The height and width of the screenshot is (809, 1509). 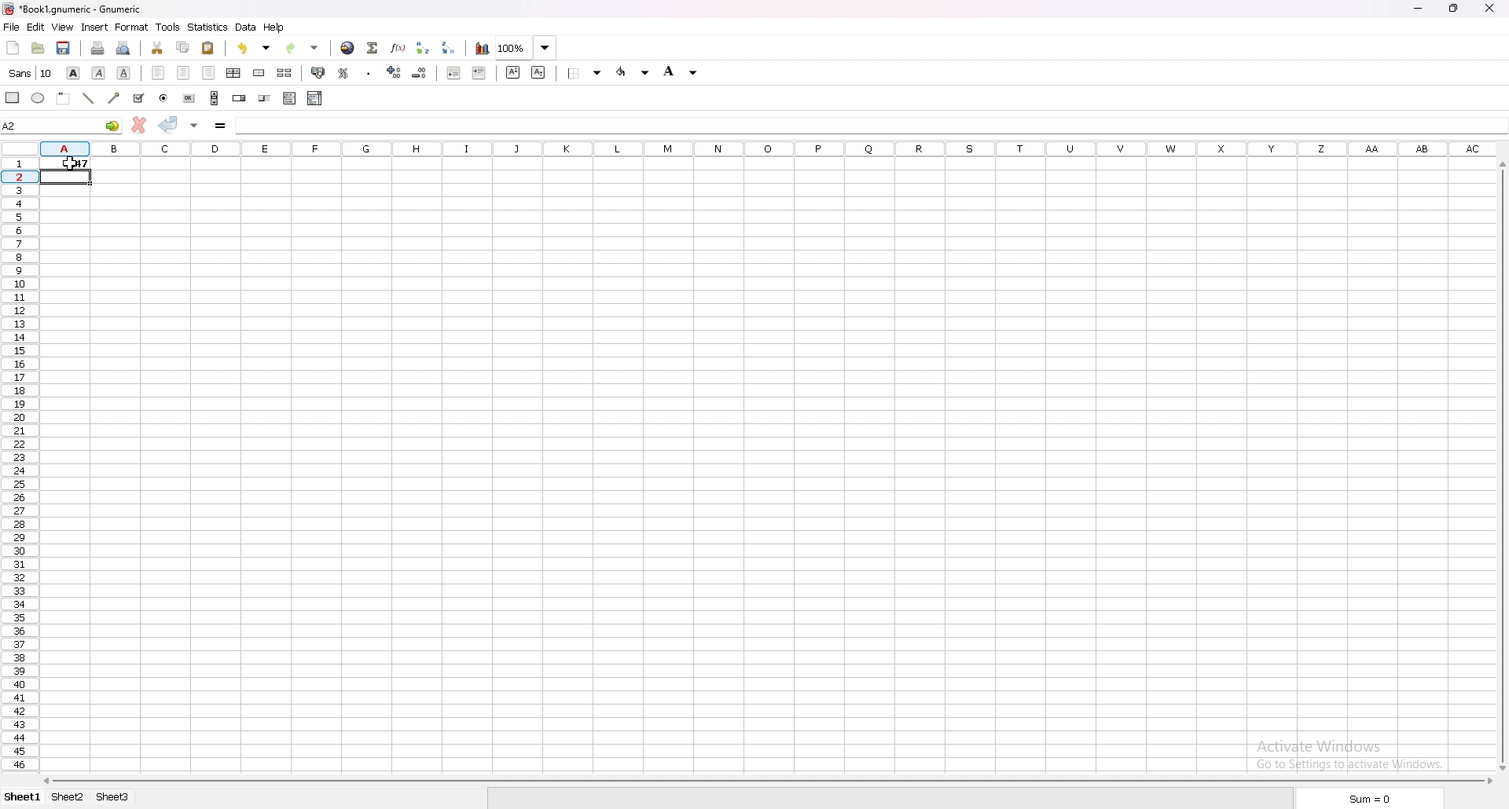 What do you see at coordinates (369, 73) in the screenshot?
I see `thousand separator` at bounding box center [369, 73].